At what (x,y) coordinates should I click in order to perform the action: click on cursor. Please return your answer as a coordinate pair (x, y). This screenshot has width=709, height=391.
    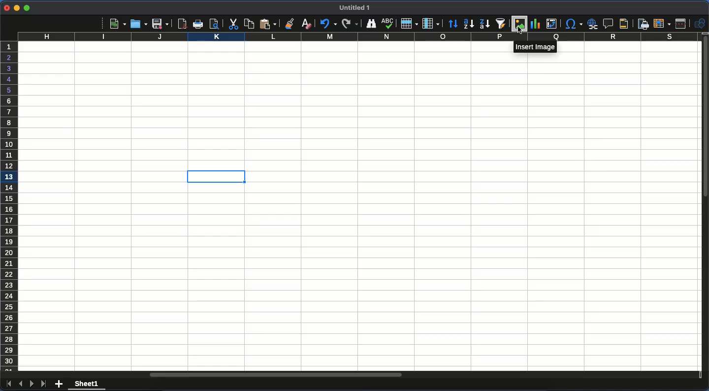
    Looking at the image, I should click on (518, 31).